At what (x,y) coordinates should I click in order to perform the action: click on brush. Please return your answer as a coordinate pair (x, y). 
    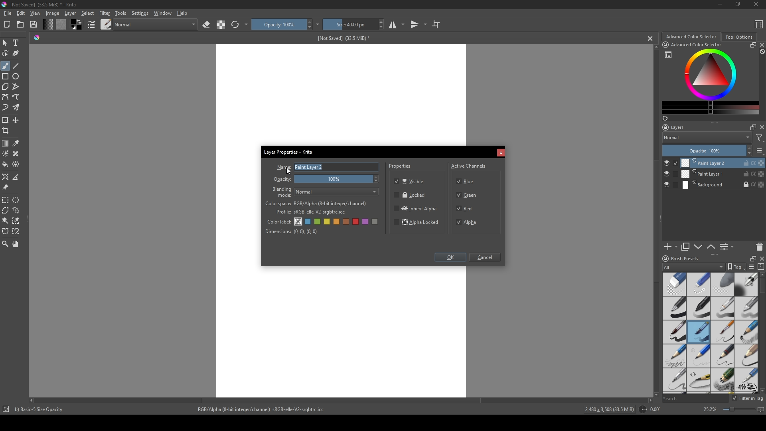
    Looking at the image, I should click on (5, 66).